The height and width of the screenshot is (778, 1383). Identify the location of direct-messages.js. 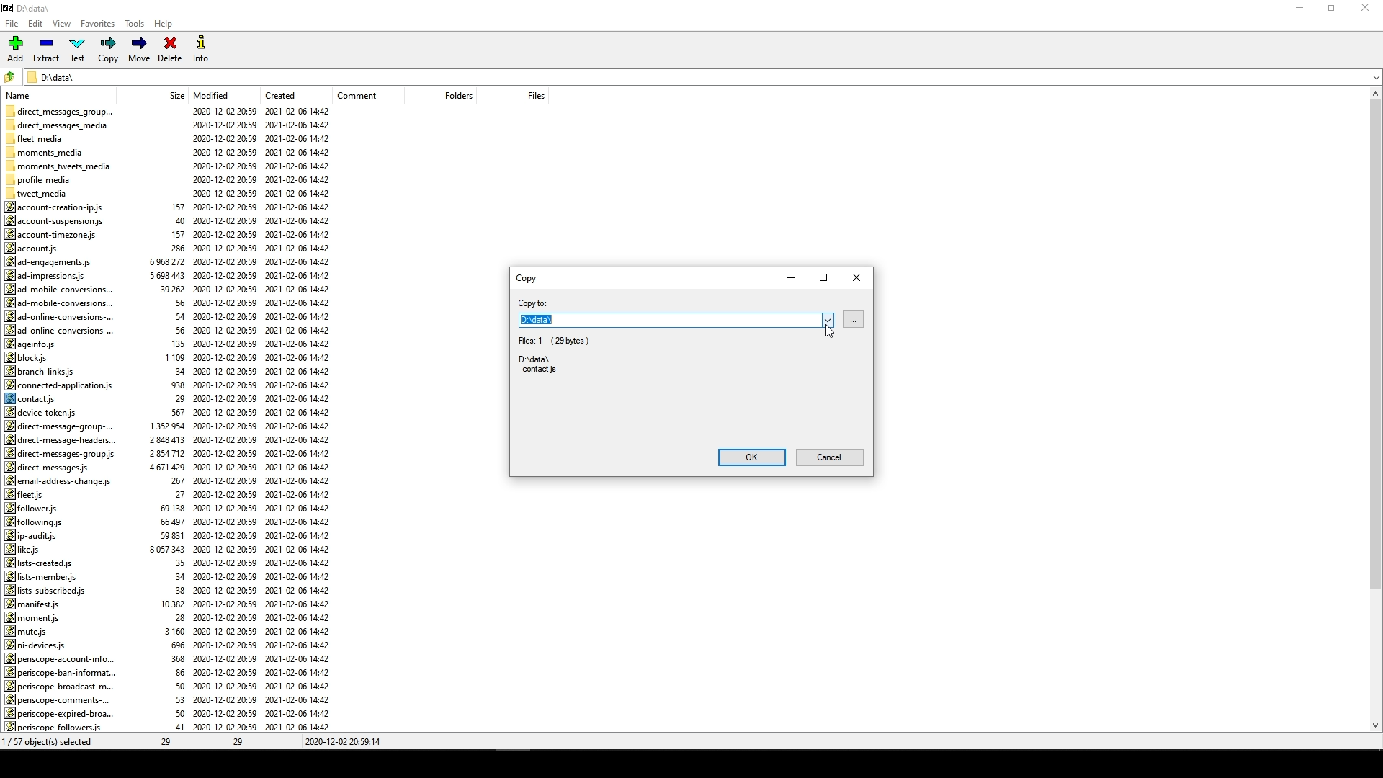
(50, 468).